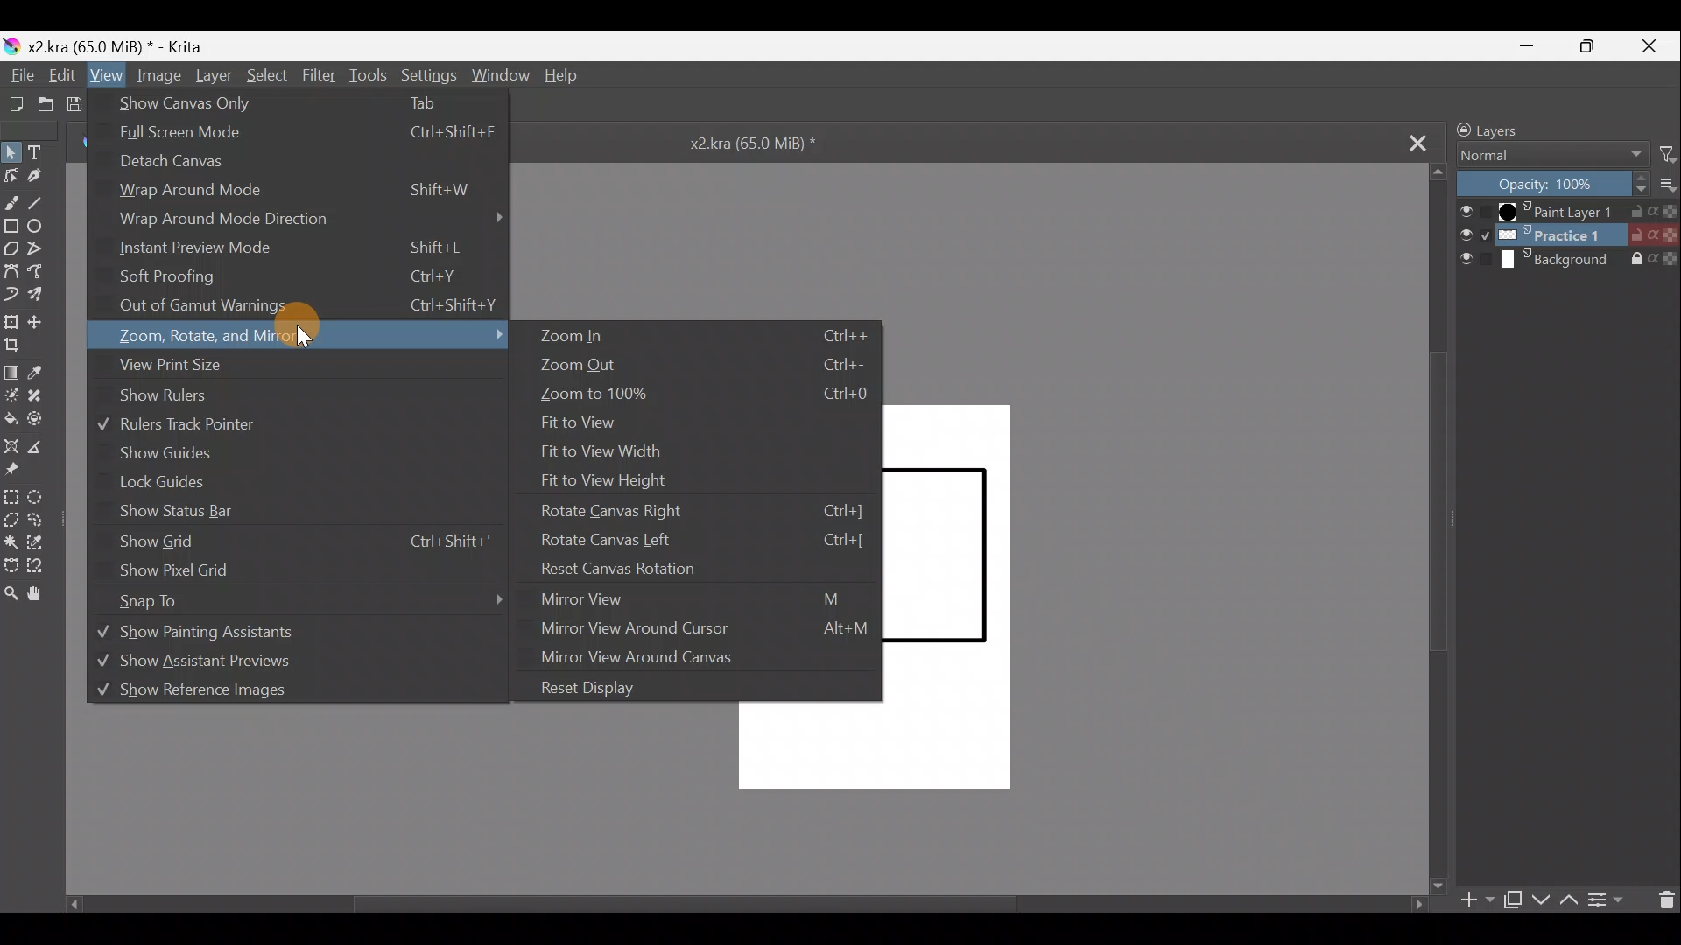 The height and width of the screenshot is (945, 1681). What do you see at coordinates (43, 176) in the screenshot?
I see `Calligraphy` at bounding box center [43, 176].